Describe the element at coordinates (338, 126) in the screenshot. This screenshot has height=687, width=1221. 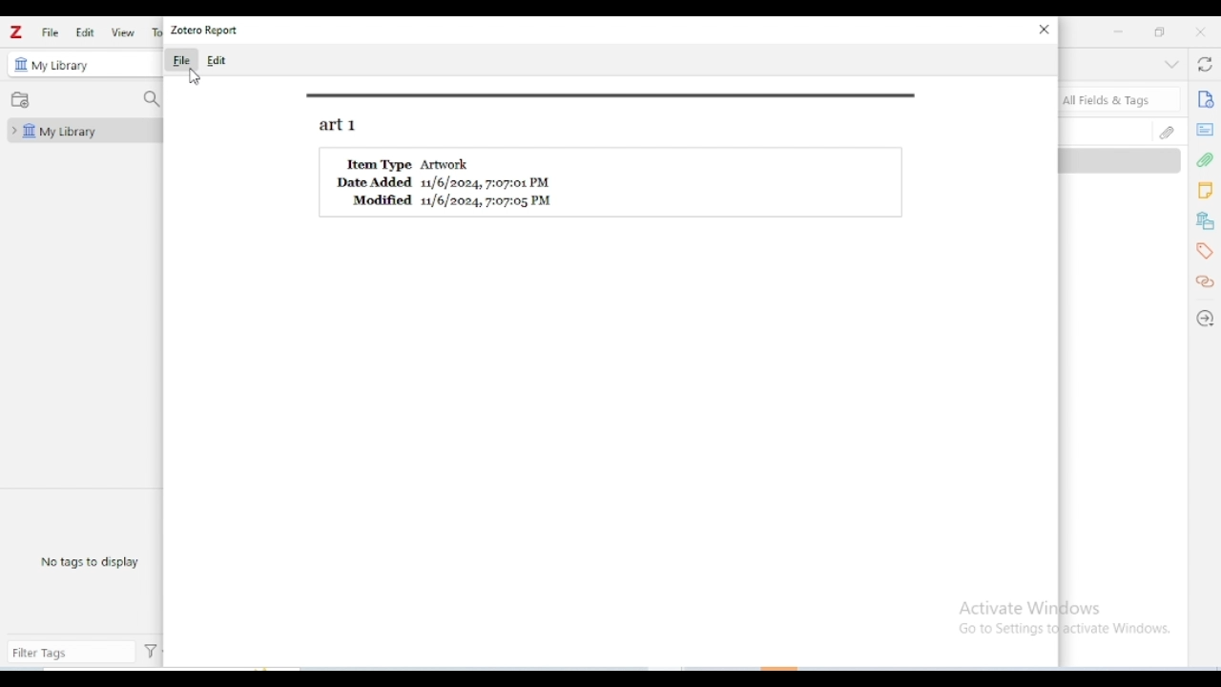
I see `art1` at that location.